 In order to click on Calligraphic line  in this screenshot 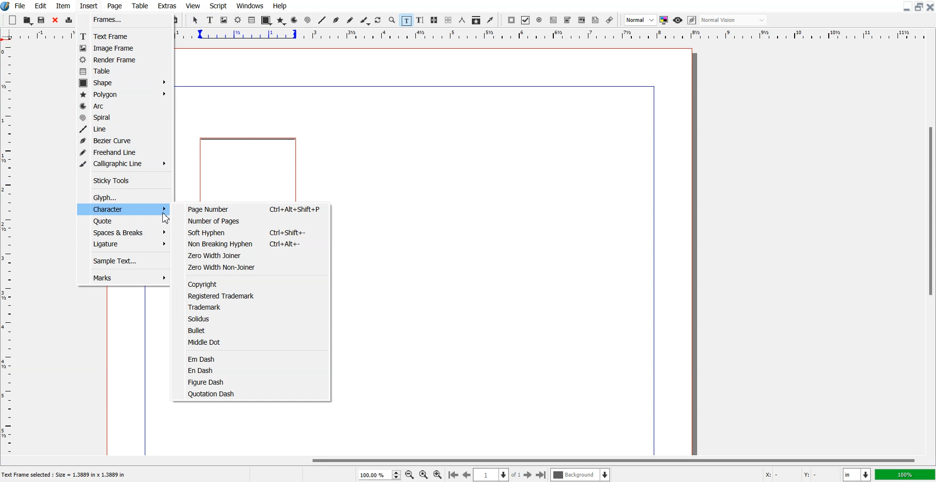, I will do `click(365, 21)`.